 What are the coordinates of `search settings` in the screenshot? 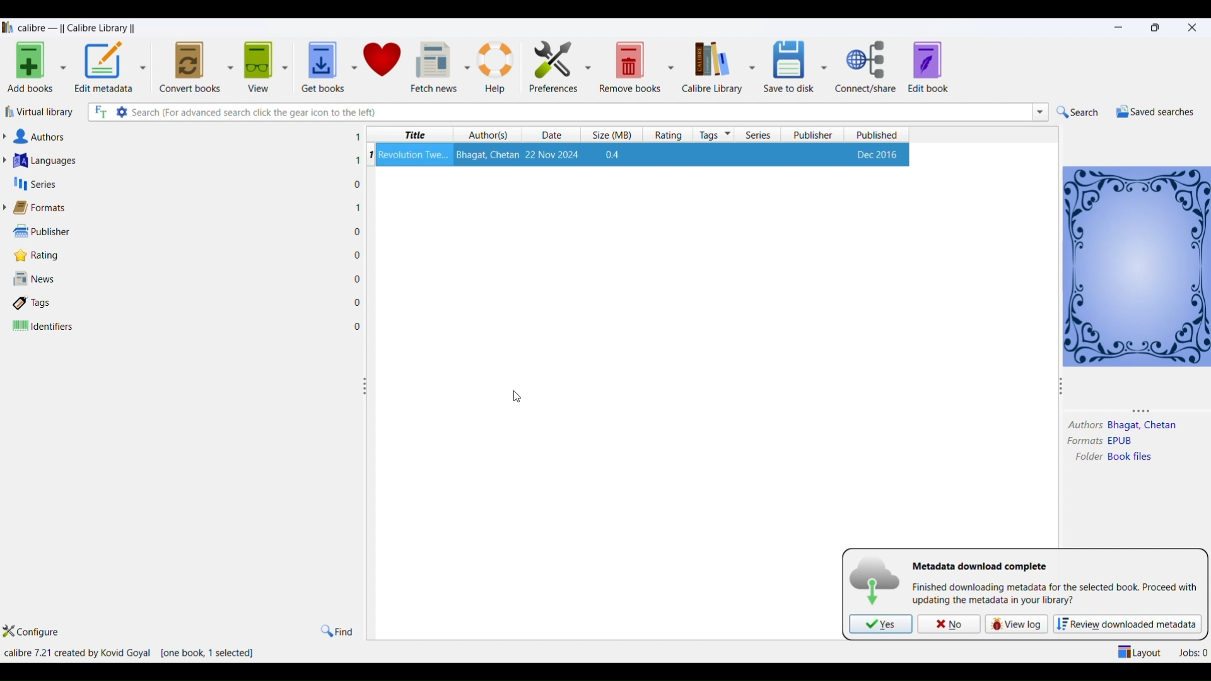 It's located at (122, 112).